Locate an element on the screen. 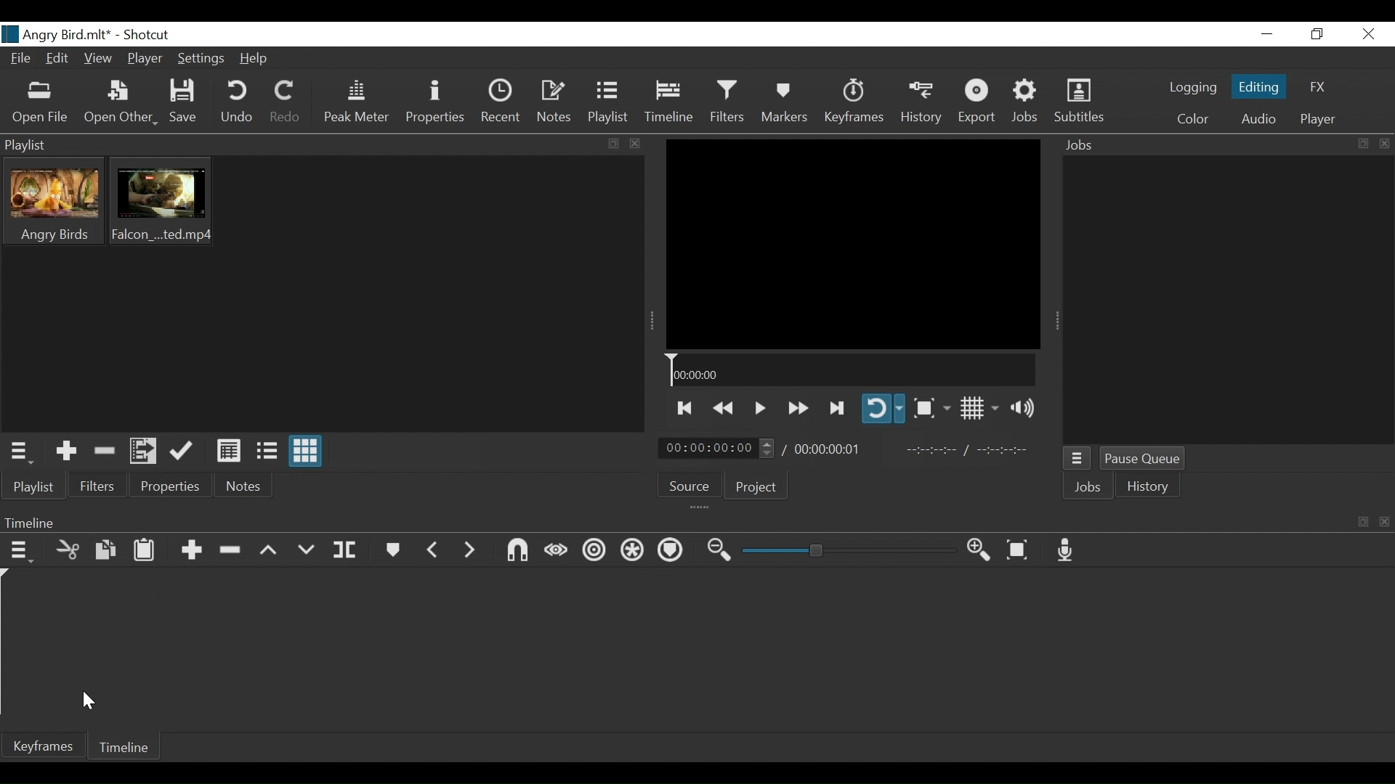 This screenshot has width=1395, height=784. Cursor is located at coordinates (89, 701).